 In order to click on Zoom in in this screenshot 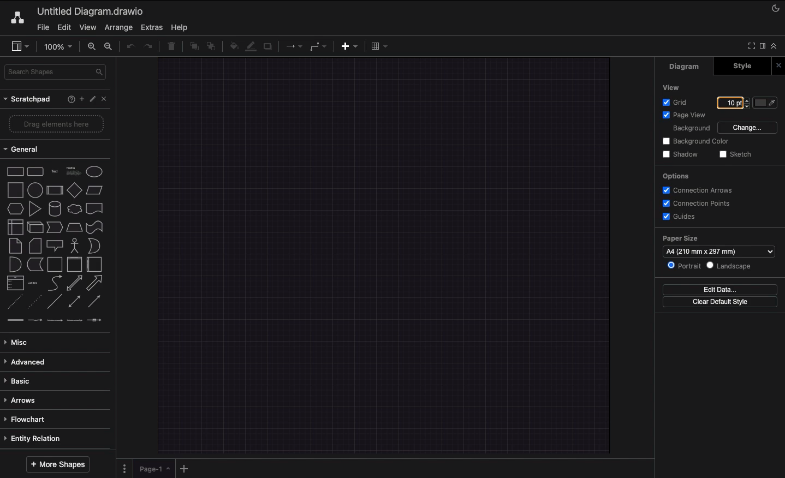, I will do `click(91, 46)`.